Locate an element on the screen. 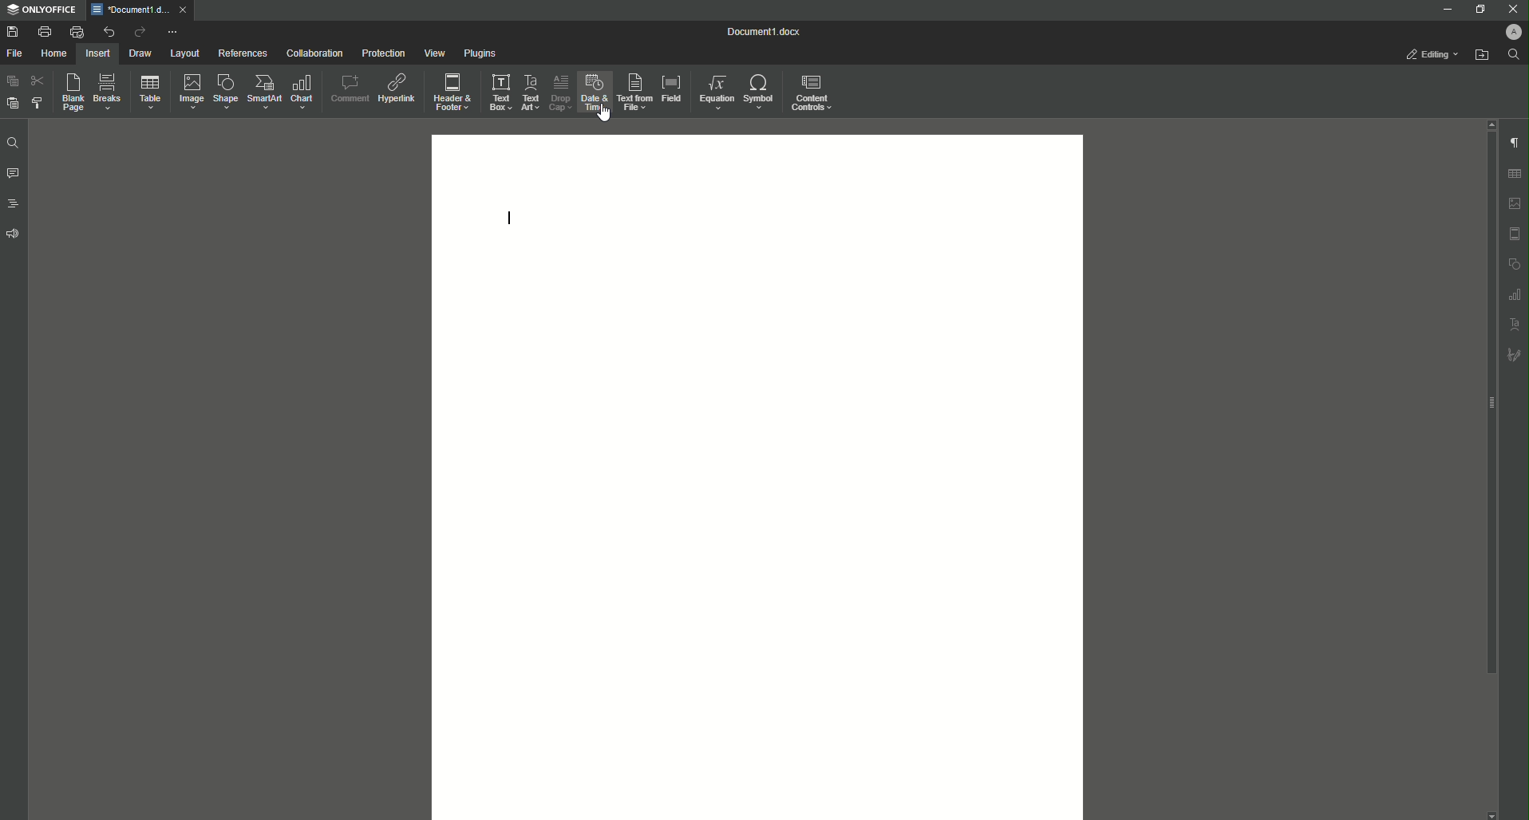 The height and width of the screenshot is (820, 1529). Date and Time is located at coordinates (592, 91).